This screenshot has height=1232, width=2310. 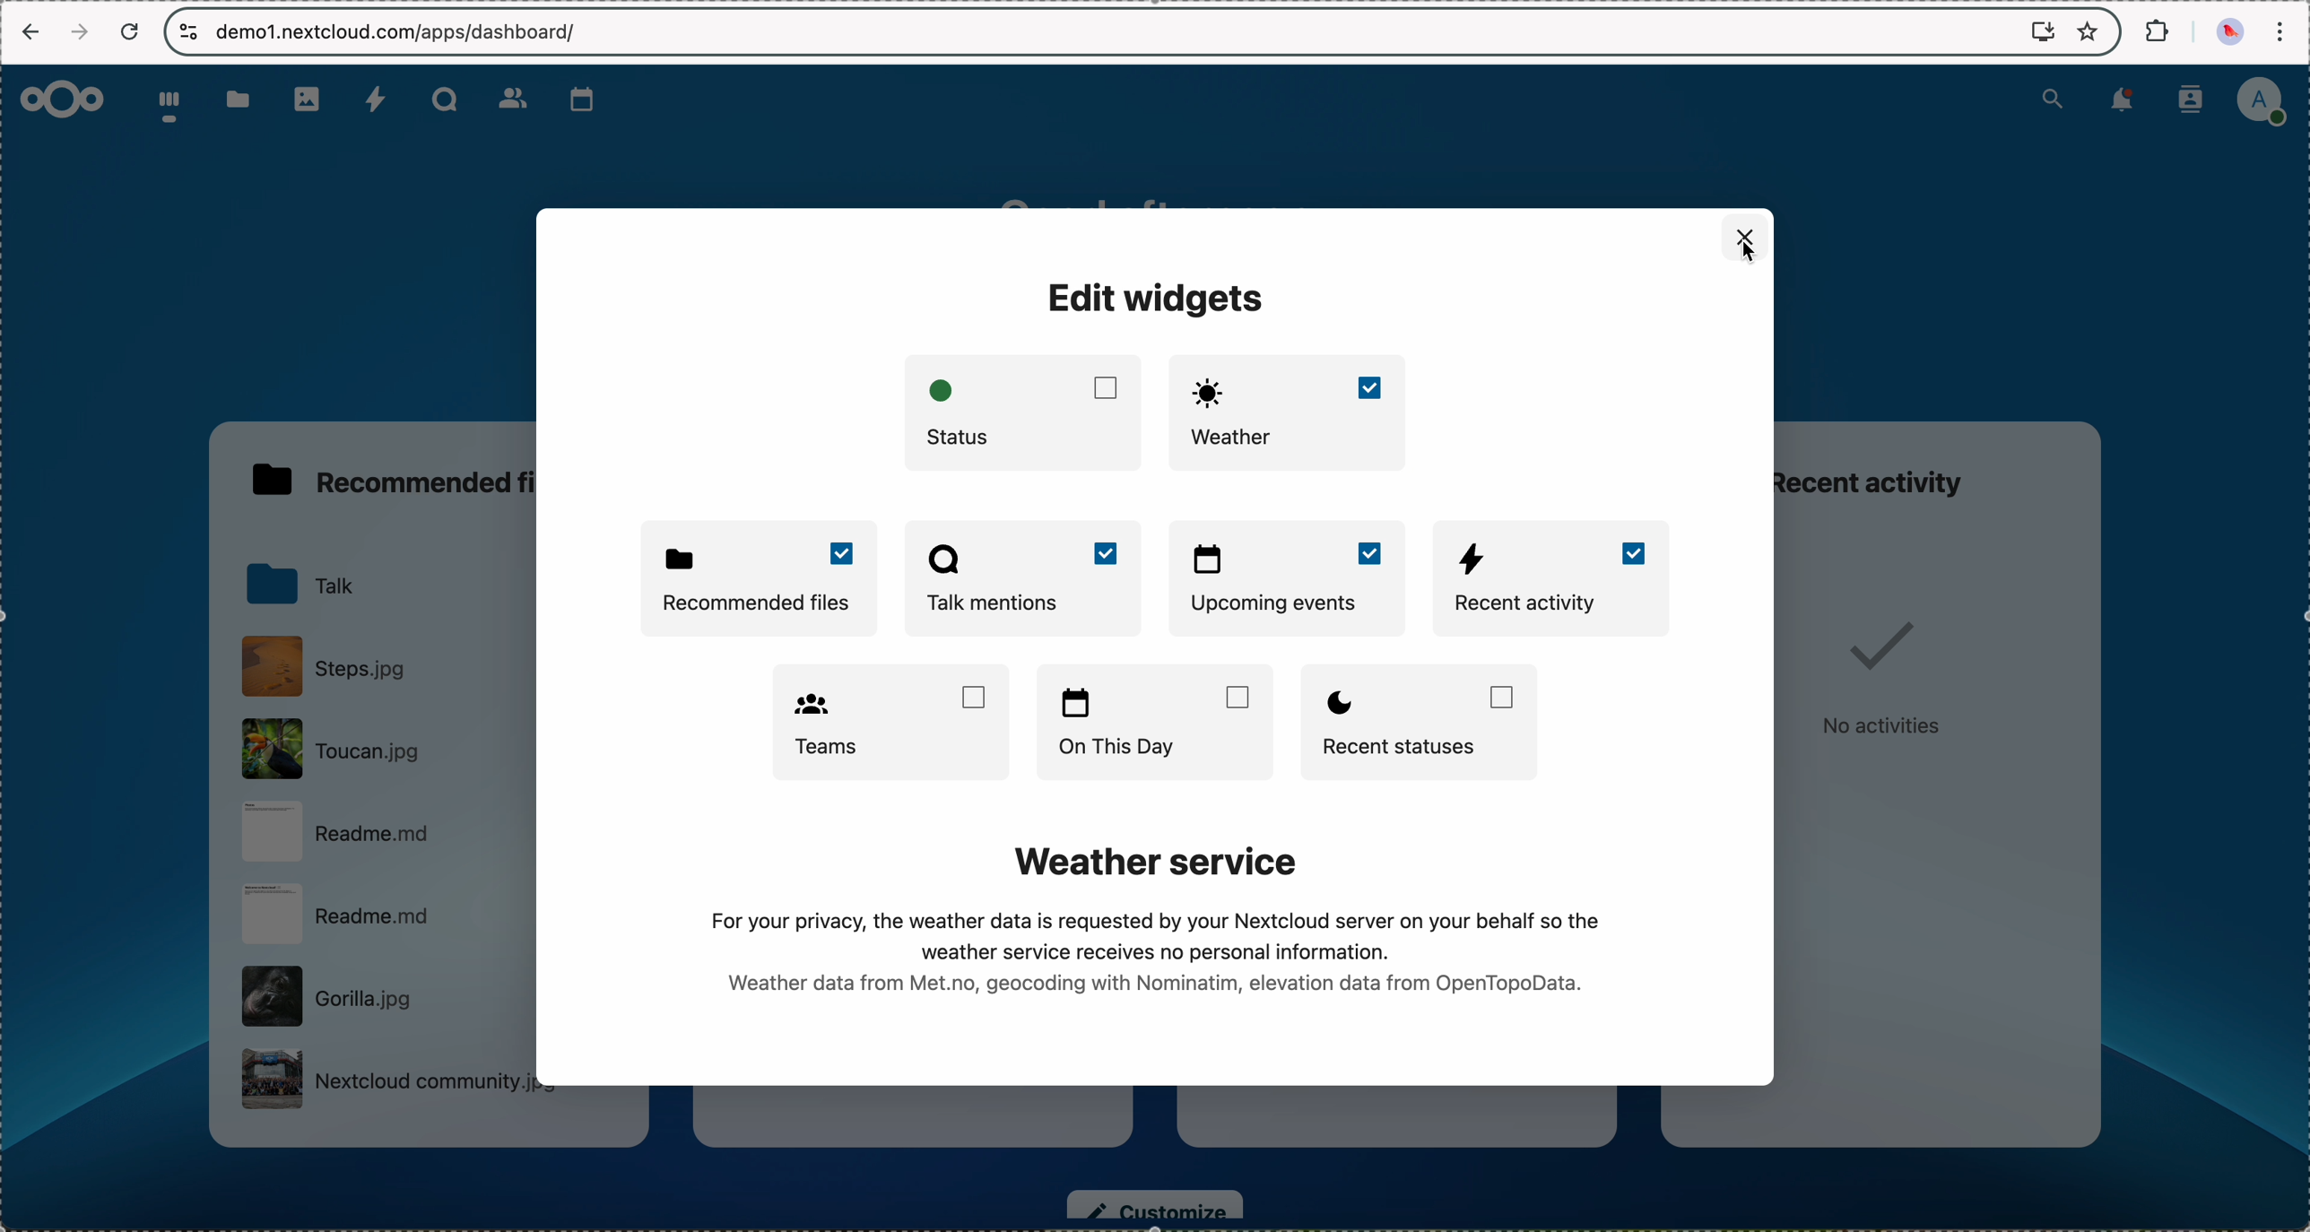 What do you see at coordinates (166, 105) in the screenshot?
I see `dashboard` at bounding box center [166, 105].